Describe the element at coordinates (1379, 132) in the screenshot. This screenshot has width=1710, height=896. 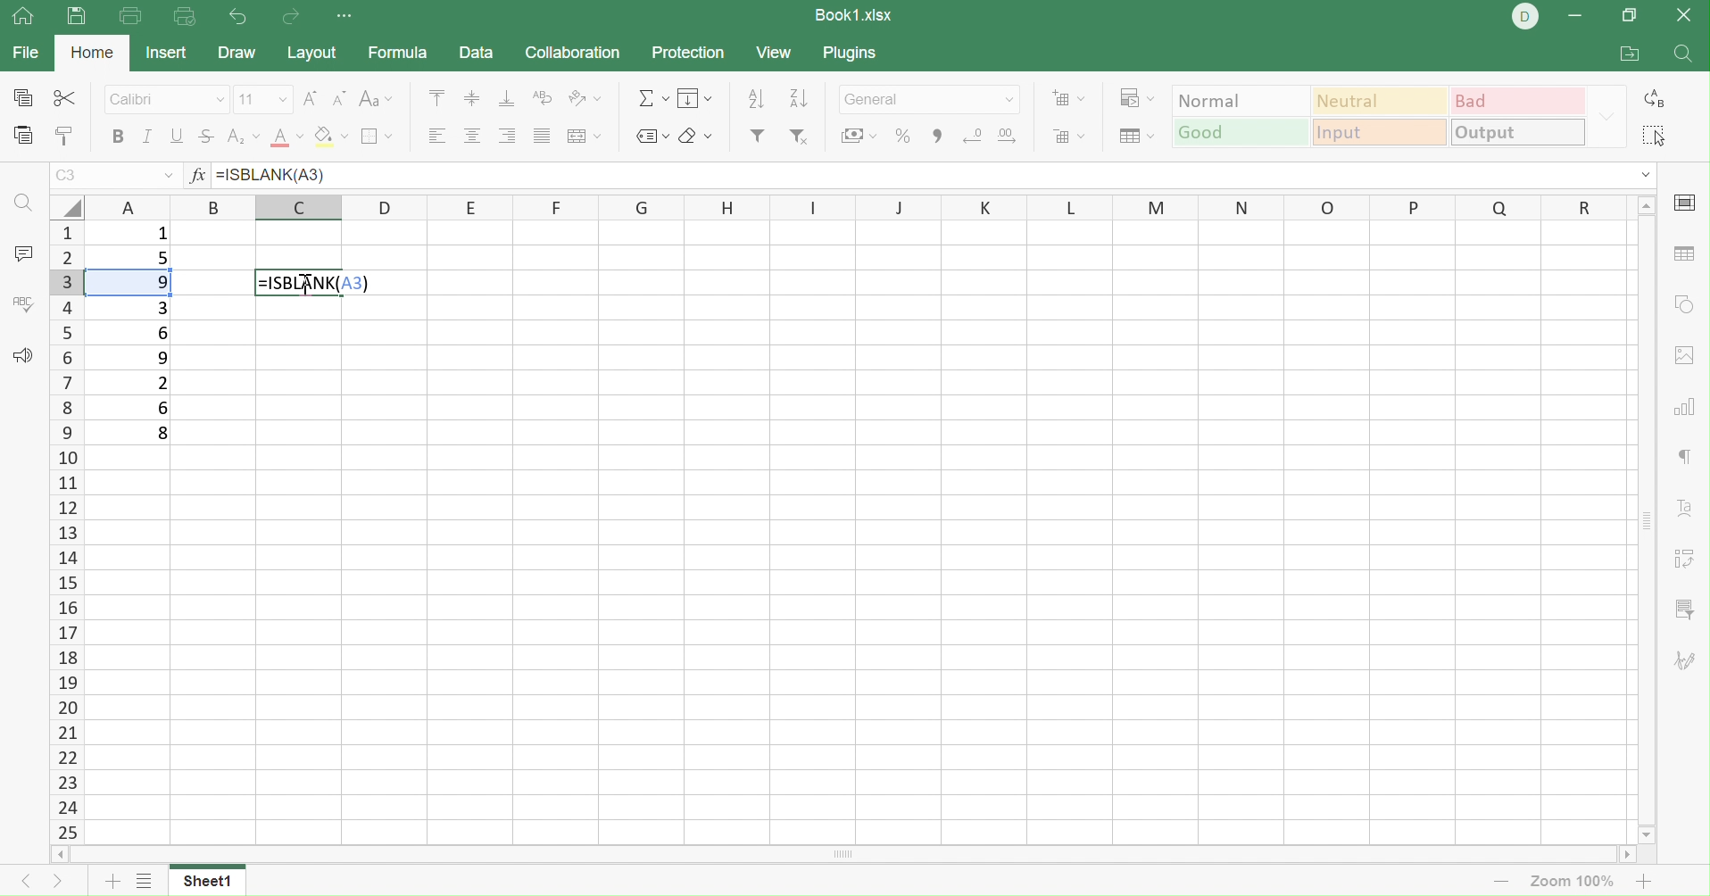
I see `Input` at that location.